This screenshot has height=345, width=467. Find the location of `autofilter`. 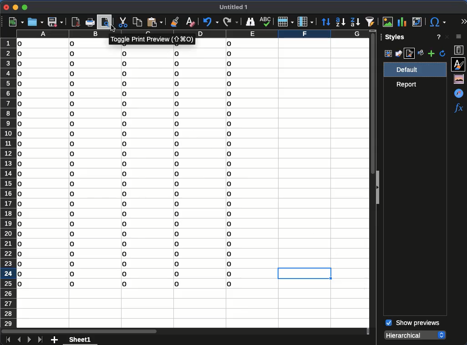

autofilter is located at coordinates (371, 21).